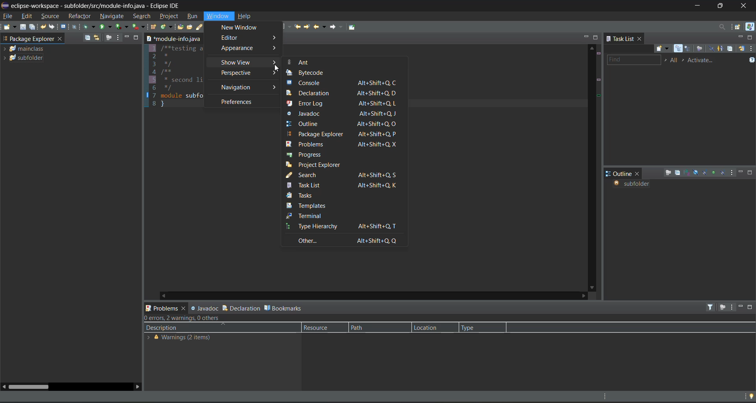  I want to click on new java class, so click(166, 26).